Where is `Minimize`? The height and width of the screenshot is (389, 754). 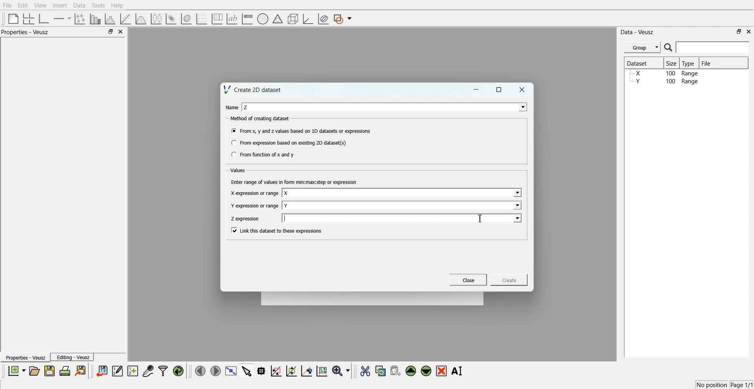 Minimize is located at coordinates (476, 90).